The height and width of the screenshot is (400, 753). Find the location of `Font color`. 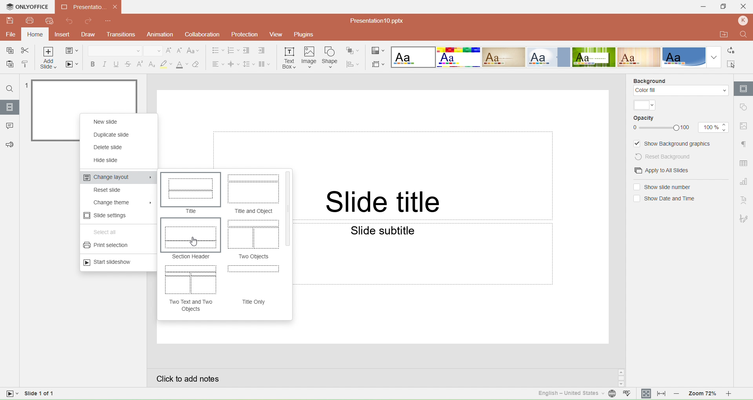

Font color is located at coordinates (182, 65).